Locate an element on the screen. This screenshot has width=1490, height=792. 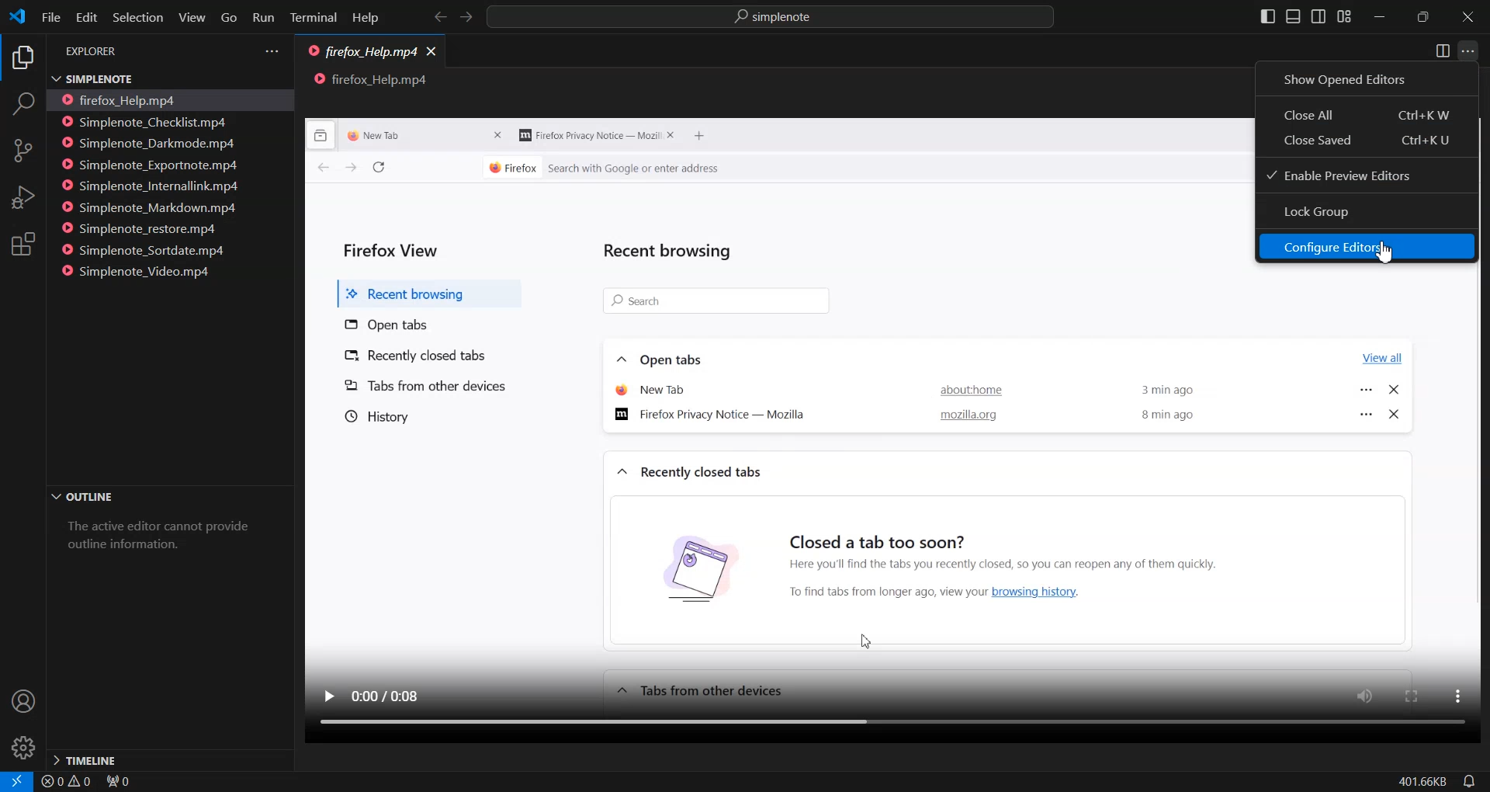
Recently closed tabs is located at coordinates (690, 472).